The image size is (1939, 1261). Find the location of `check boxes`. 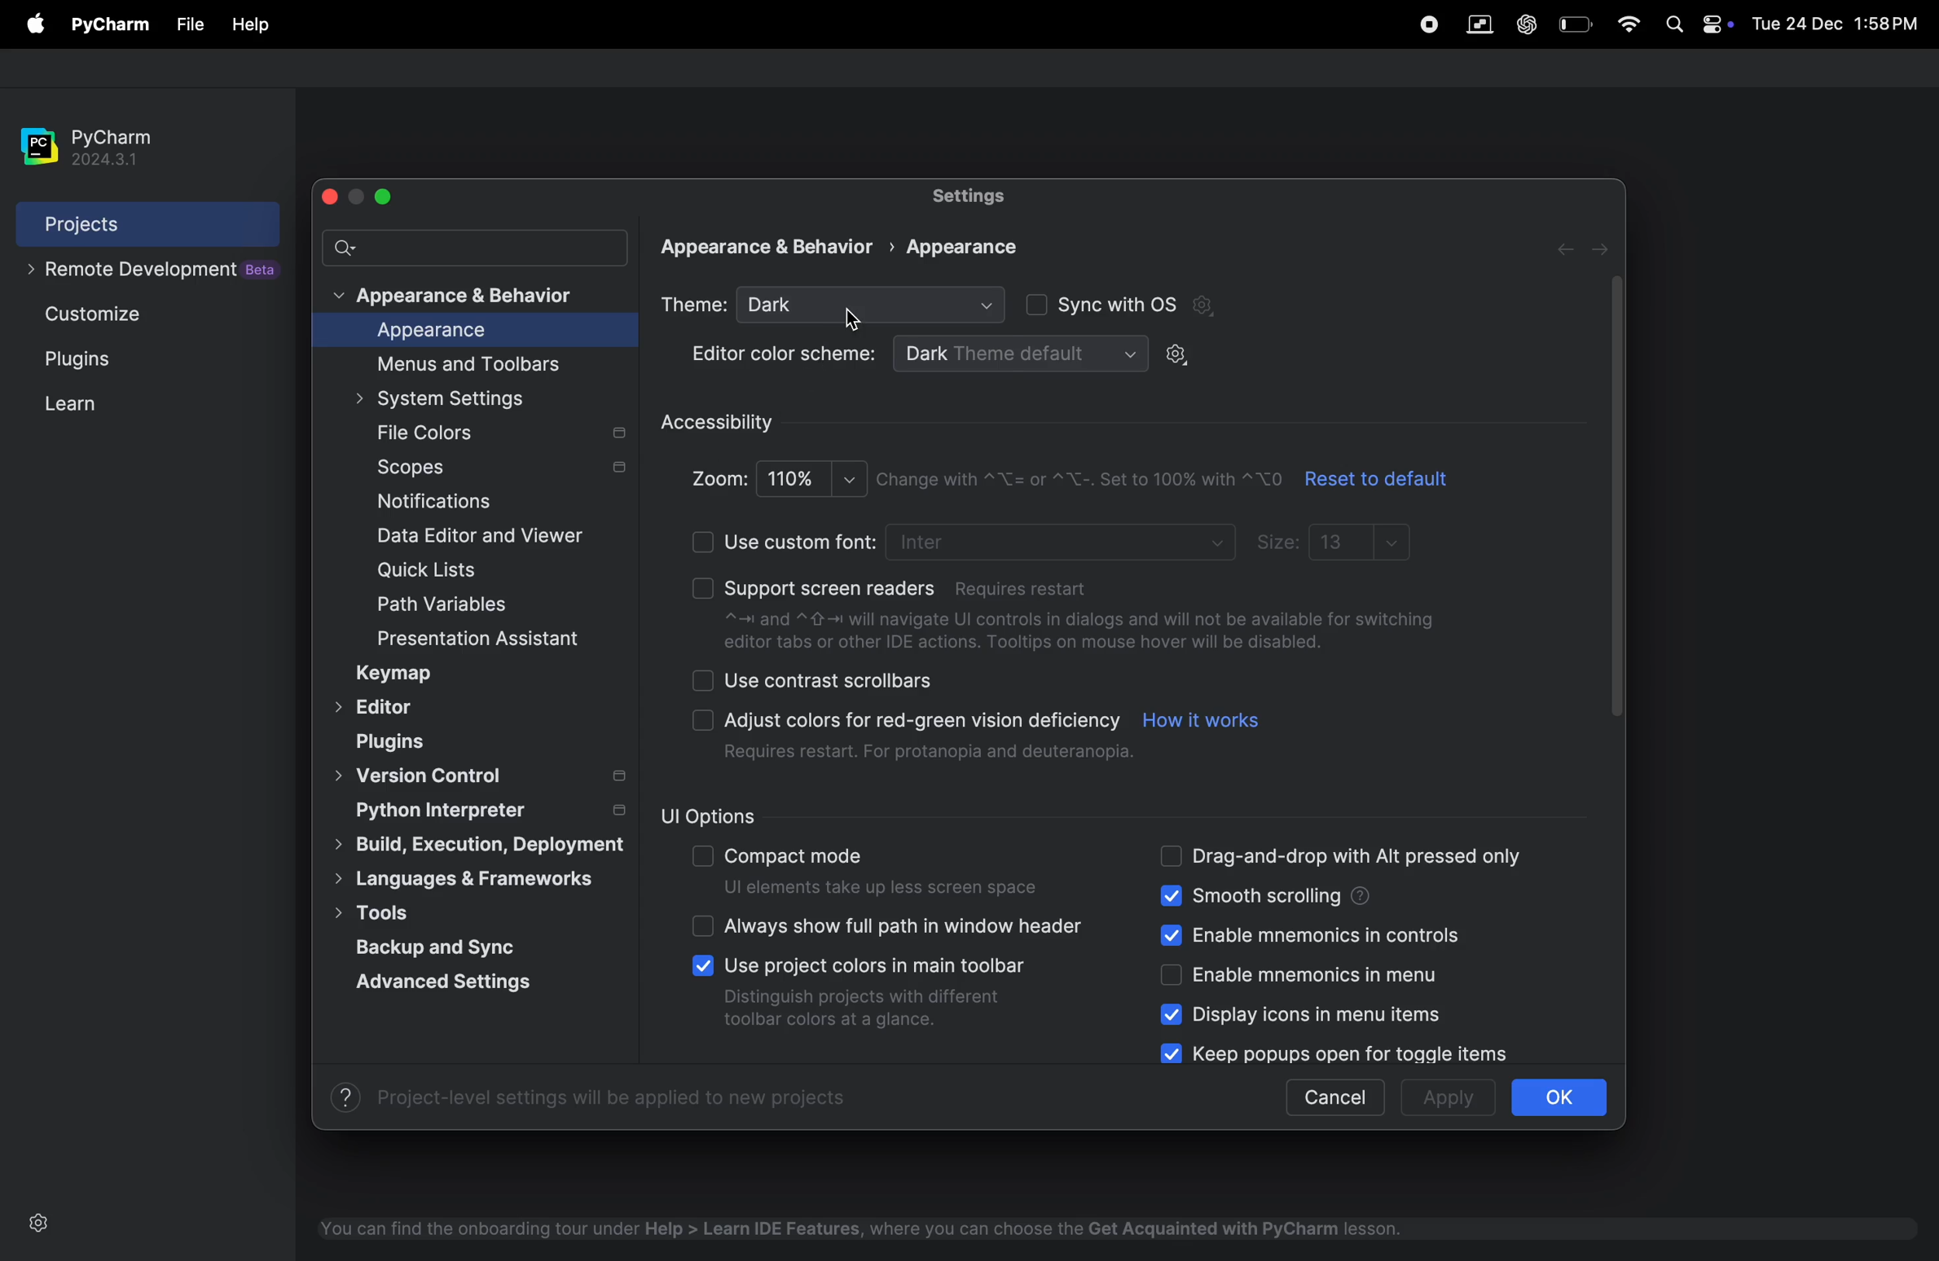

check boxes is located at coordinates (702, 853).